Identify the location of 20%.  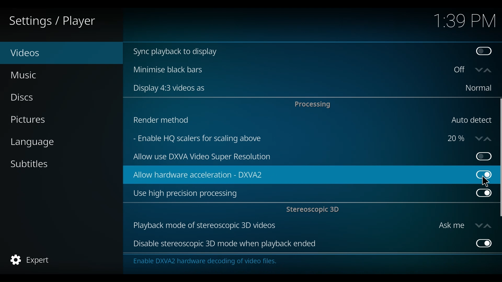
(456, 139).